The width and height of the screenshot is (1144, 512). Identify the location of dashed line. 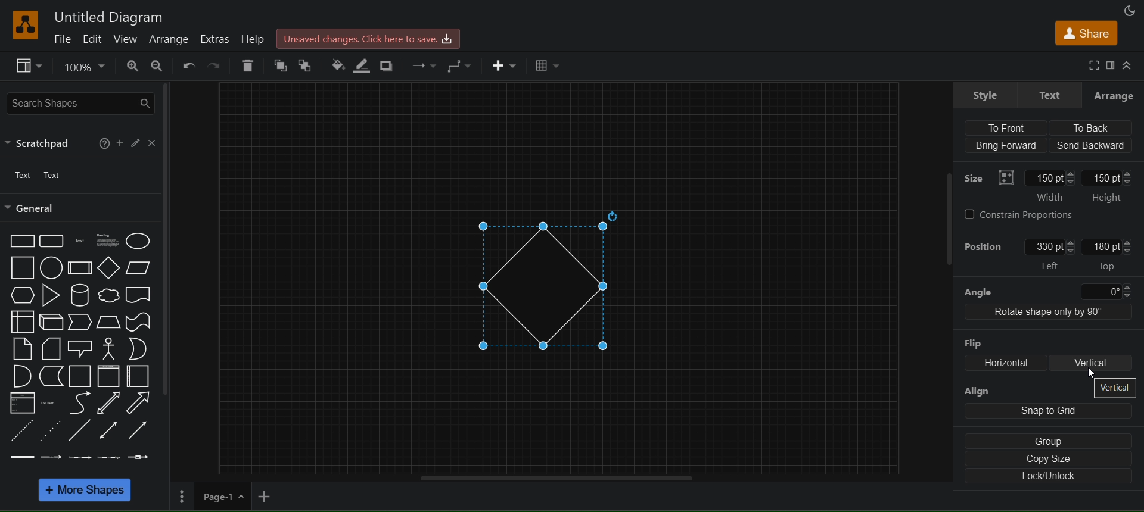
(21, 430).